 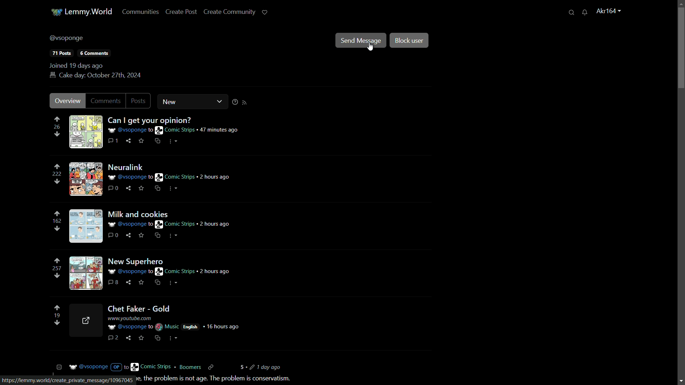 What do you see at coordinates (57, 276) in the screenshot?
I see `downvote` at bounding box center [57, 276].